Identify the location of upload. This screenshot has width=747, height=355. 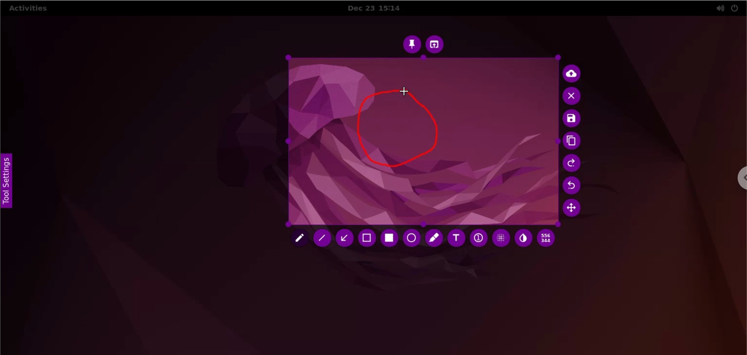
(574, 74).